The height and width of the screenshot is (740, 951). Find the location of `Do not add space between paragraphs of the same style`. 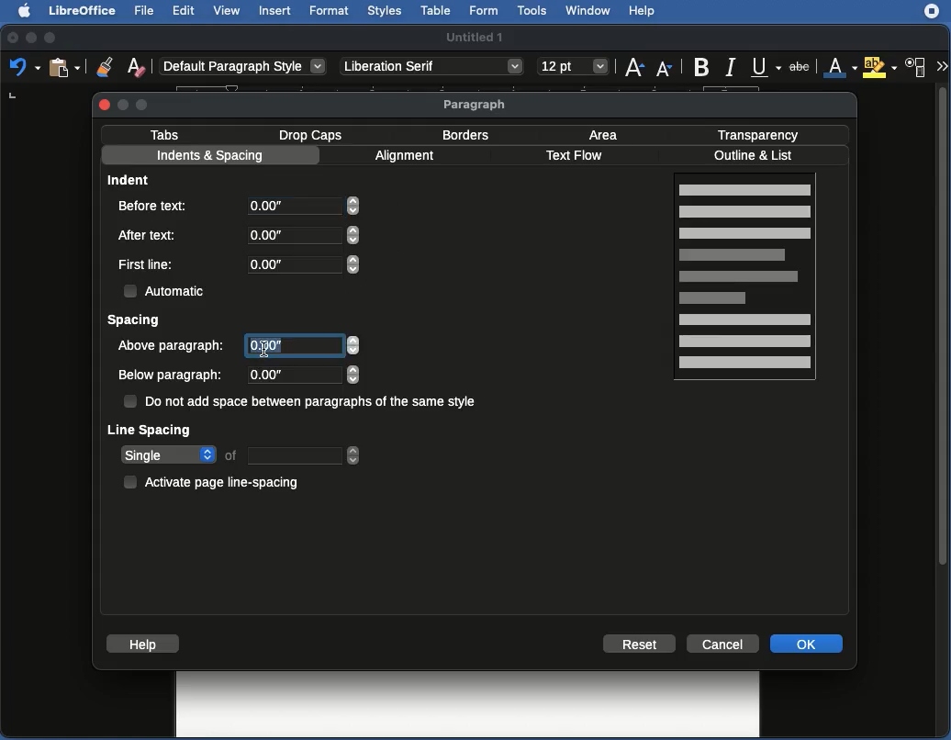

Do not add space between paragraphs of the same style is located at coordinates (303, 403).